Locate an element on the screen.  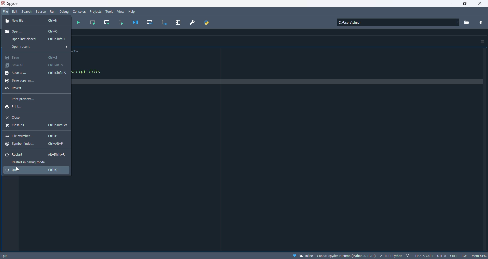
tools is located at coordinates (110, 11).